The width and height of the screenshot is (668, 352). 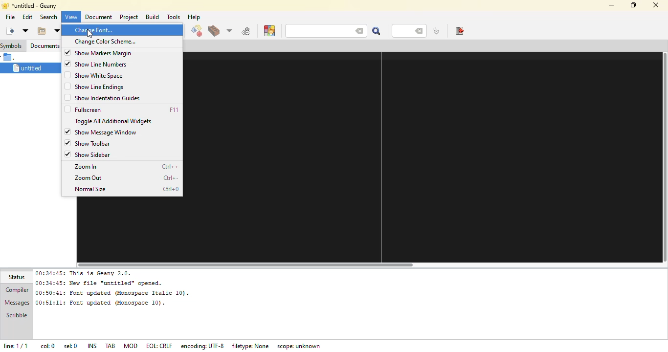 What do you see at coordinates (66, 87) in the screenshot?
I see `click to enable` at bounding box center [66, 87].